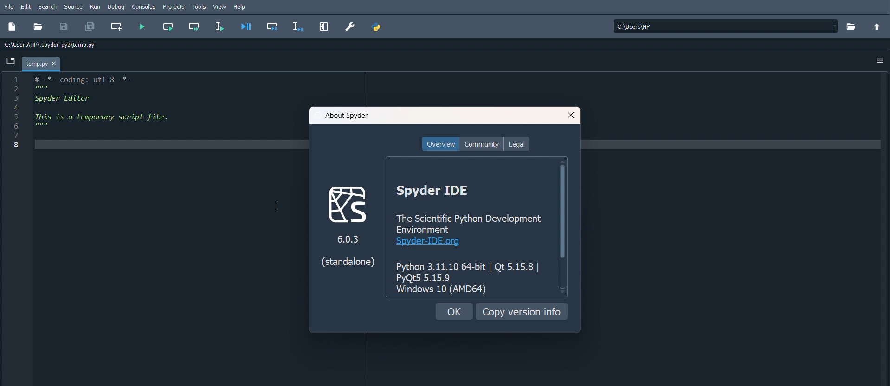  What do you see at coordinates (272, 26) in the screenshot?
I see `Debug cell` at bounding box center [272, 26].